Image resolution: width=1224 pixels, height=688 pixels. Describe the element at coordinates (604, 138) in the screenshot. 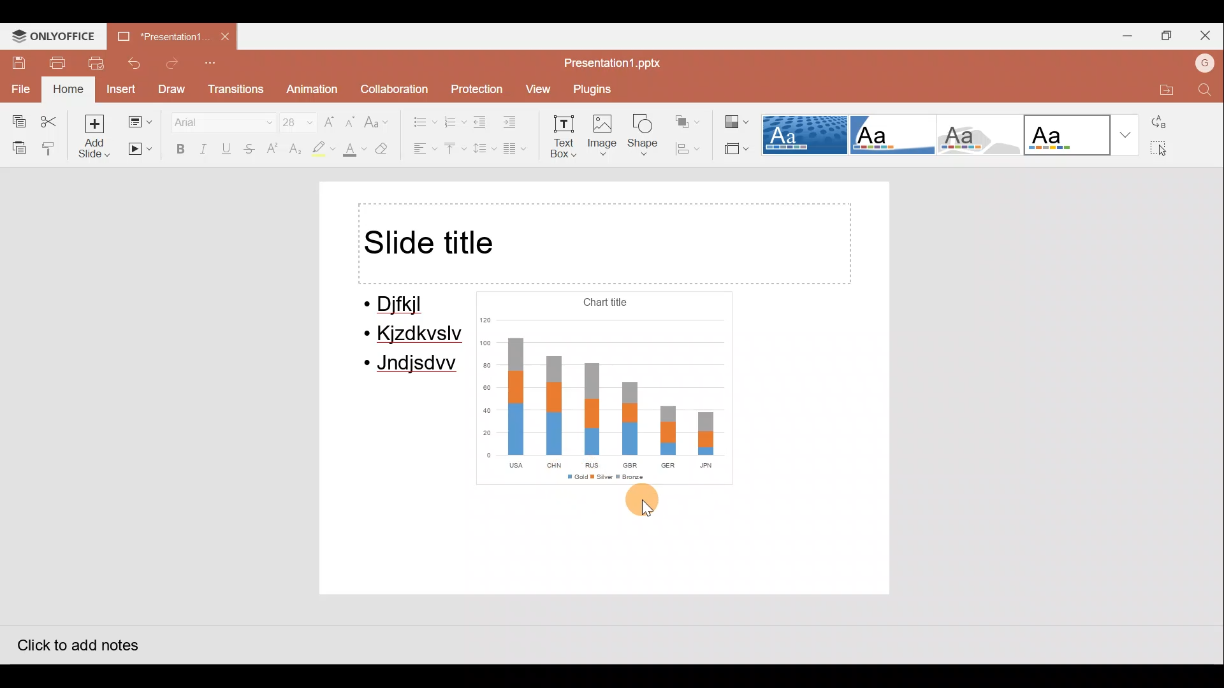

I see `Image` at that location.